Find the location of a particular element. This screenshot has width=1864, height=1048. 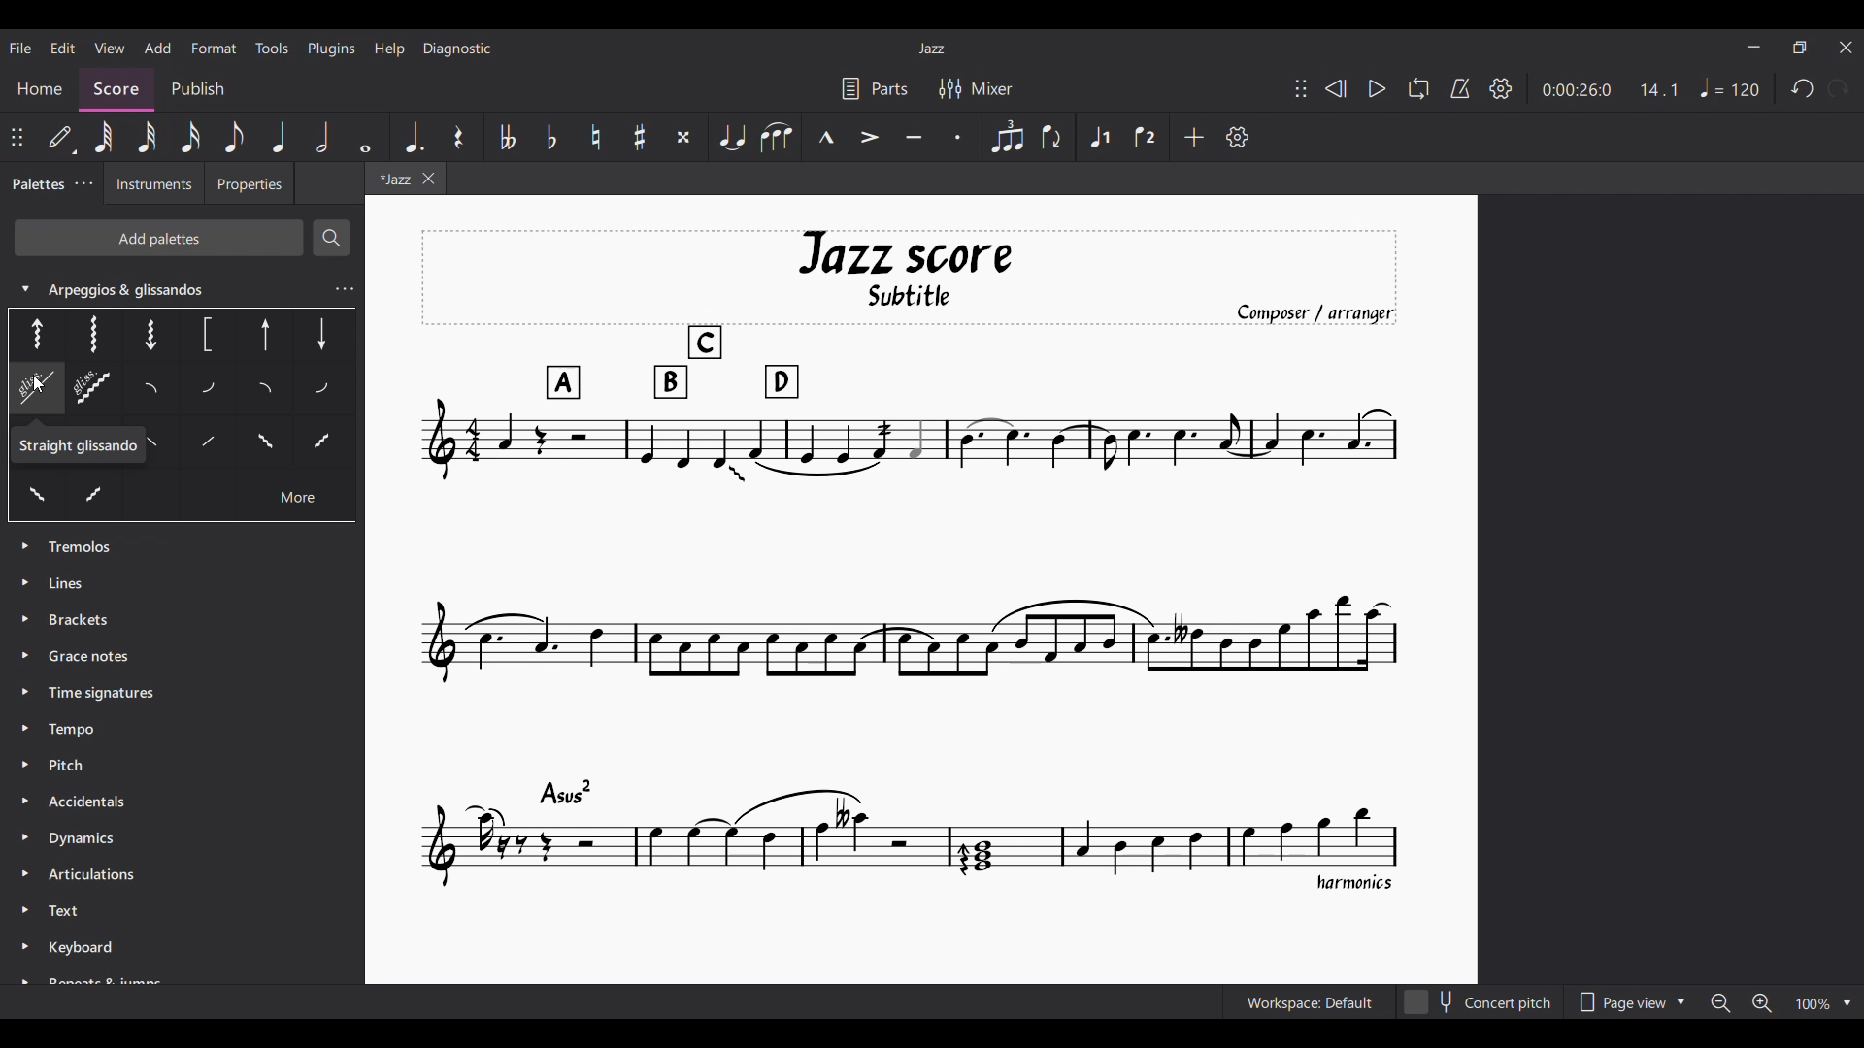

Articulations is located at coordinates (89, 873).